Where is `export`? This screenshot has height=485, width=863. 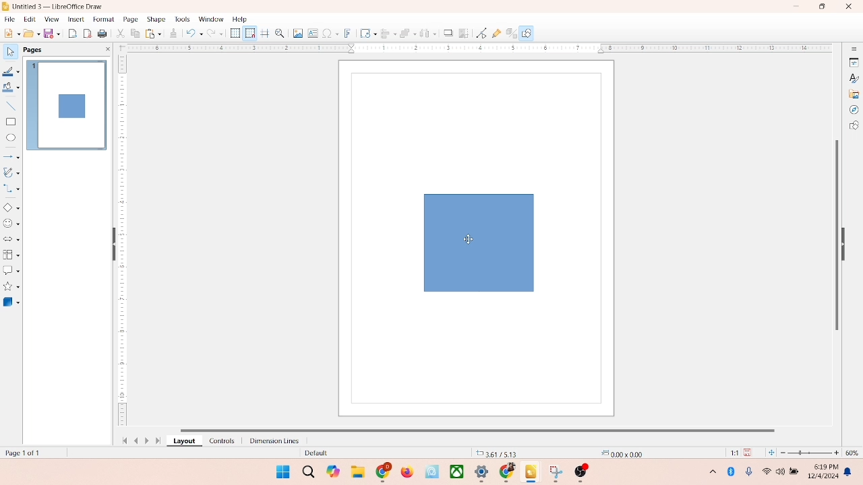
export is located at coordinates (74, 32).